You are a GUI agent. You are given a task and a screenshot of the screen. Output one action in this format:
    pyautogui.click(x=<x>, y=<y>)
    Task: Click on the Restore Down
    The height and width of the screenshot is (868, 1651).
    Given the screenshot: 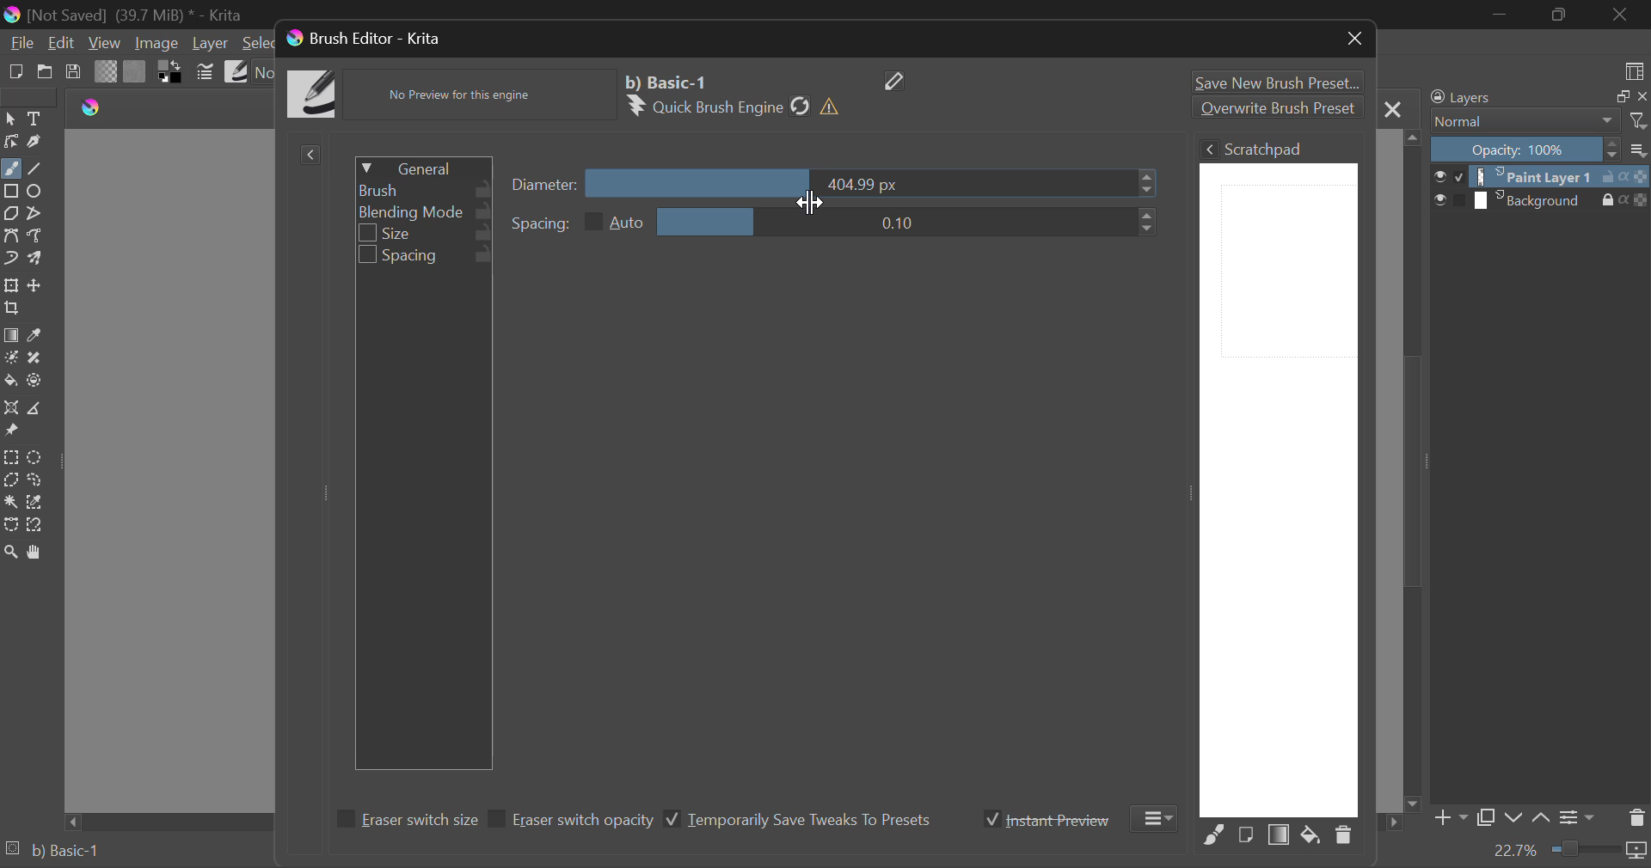 What is the action you would take?
    pyautogui.click(x=1501, y=16)
    